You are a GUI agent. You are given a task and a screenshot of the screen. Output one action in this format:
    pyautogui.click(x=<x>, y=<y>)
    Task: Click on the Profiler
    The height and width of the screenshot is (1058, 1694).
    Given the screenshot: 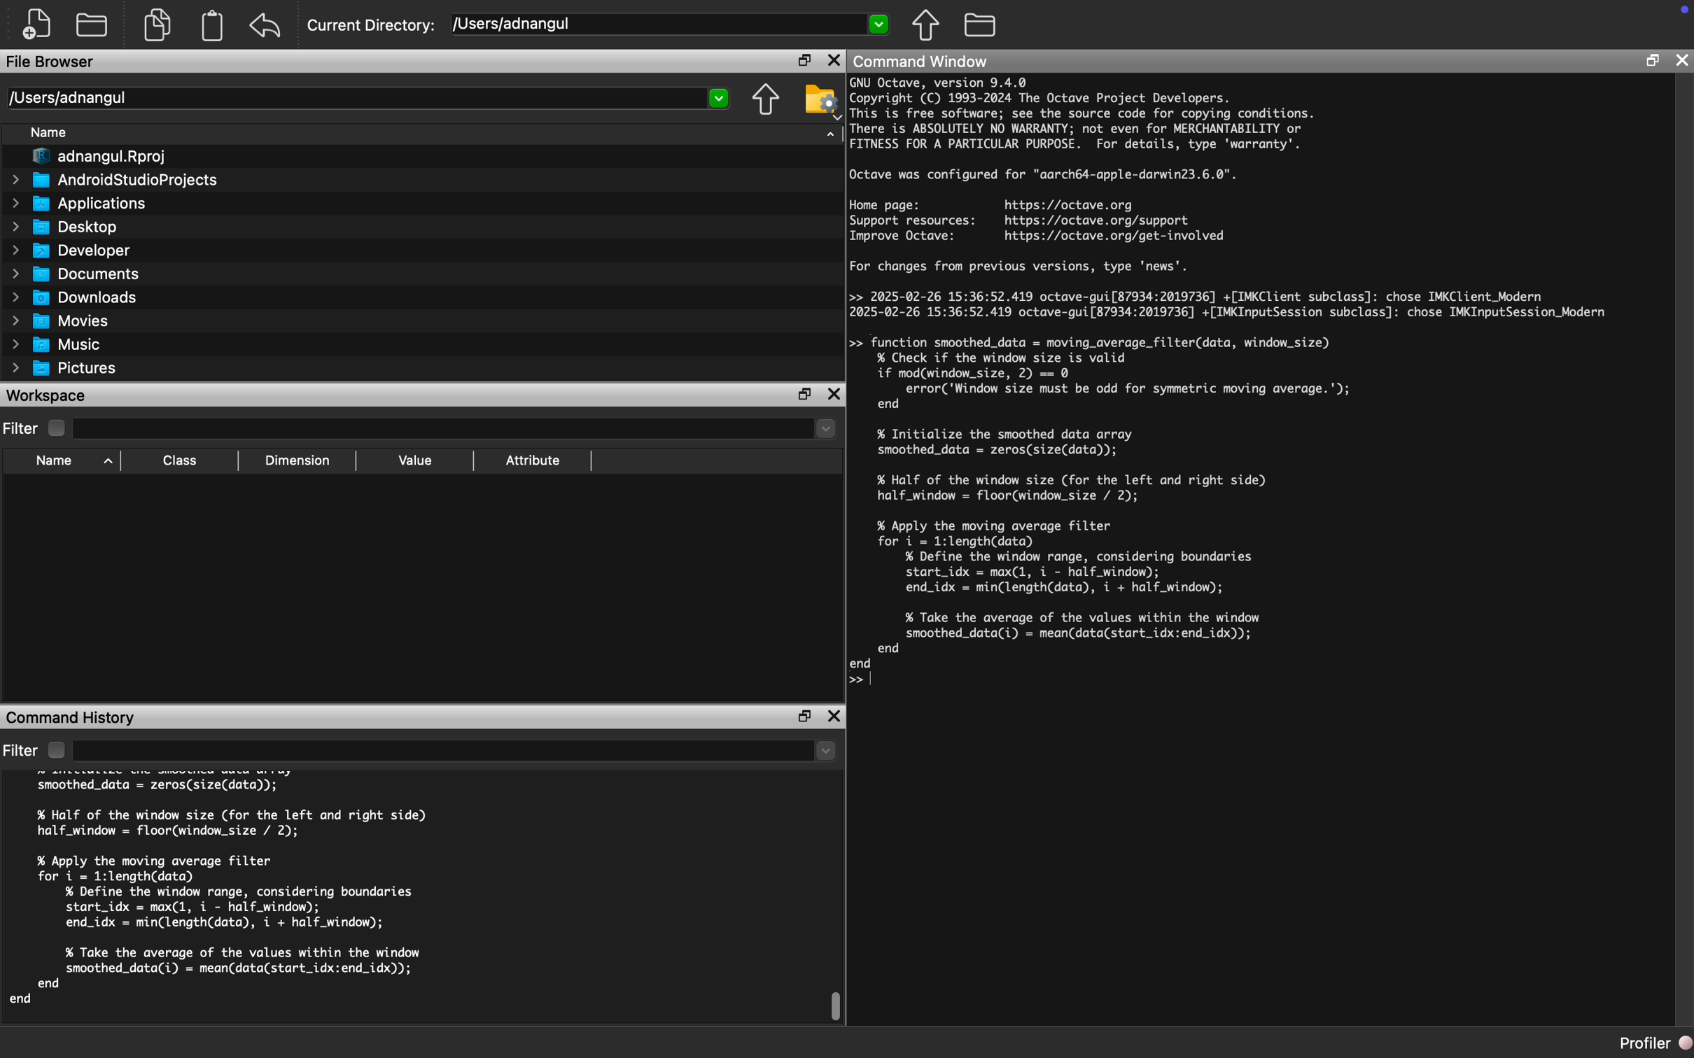 What is the action you would take?
    pyautogui.click(x=1653, y=1043)
    